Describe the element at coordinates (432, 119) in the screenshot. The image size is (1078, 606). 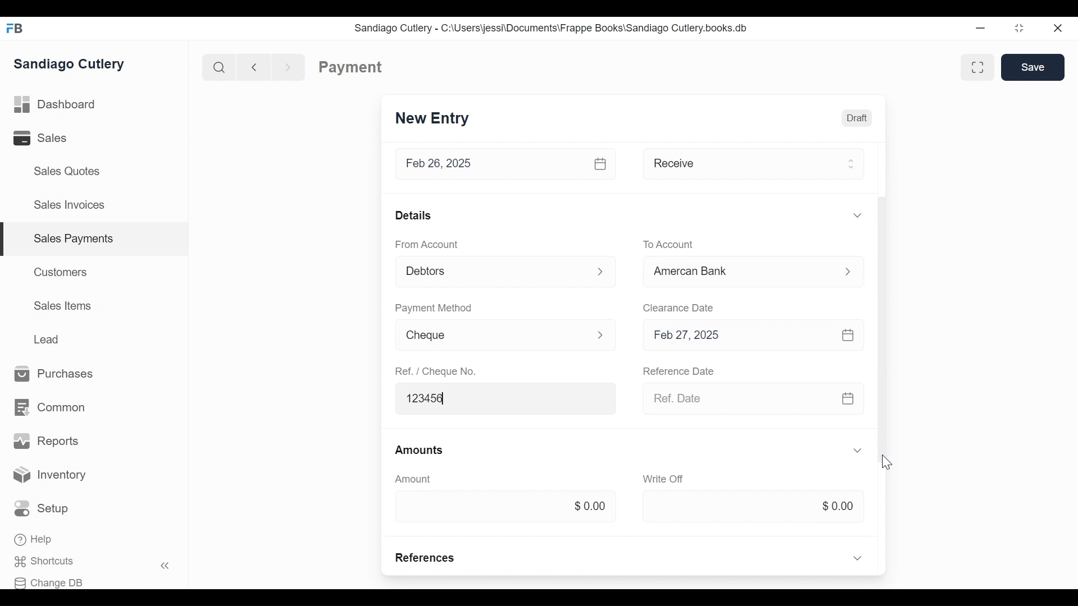
I see `New Entry` at that location.